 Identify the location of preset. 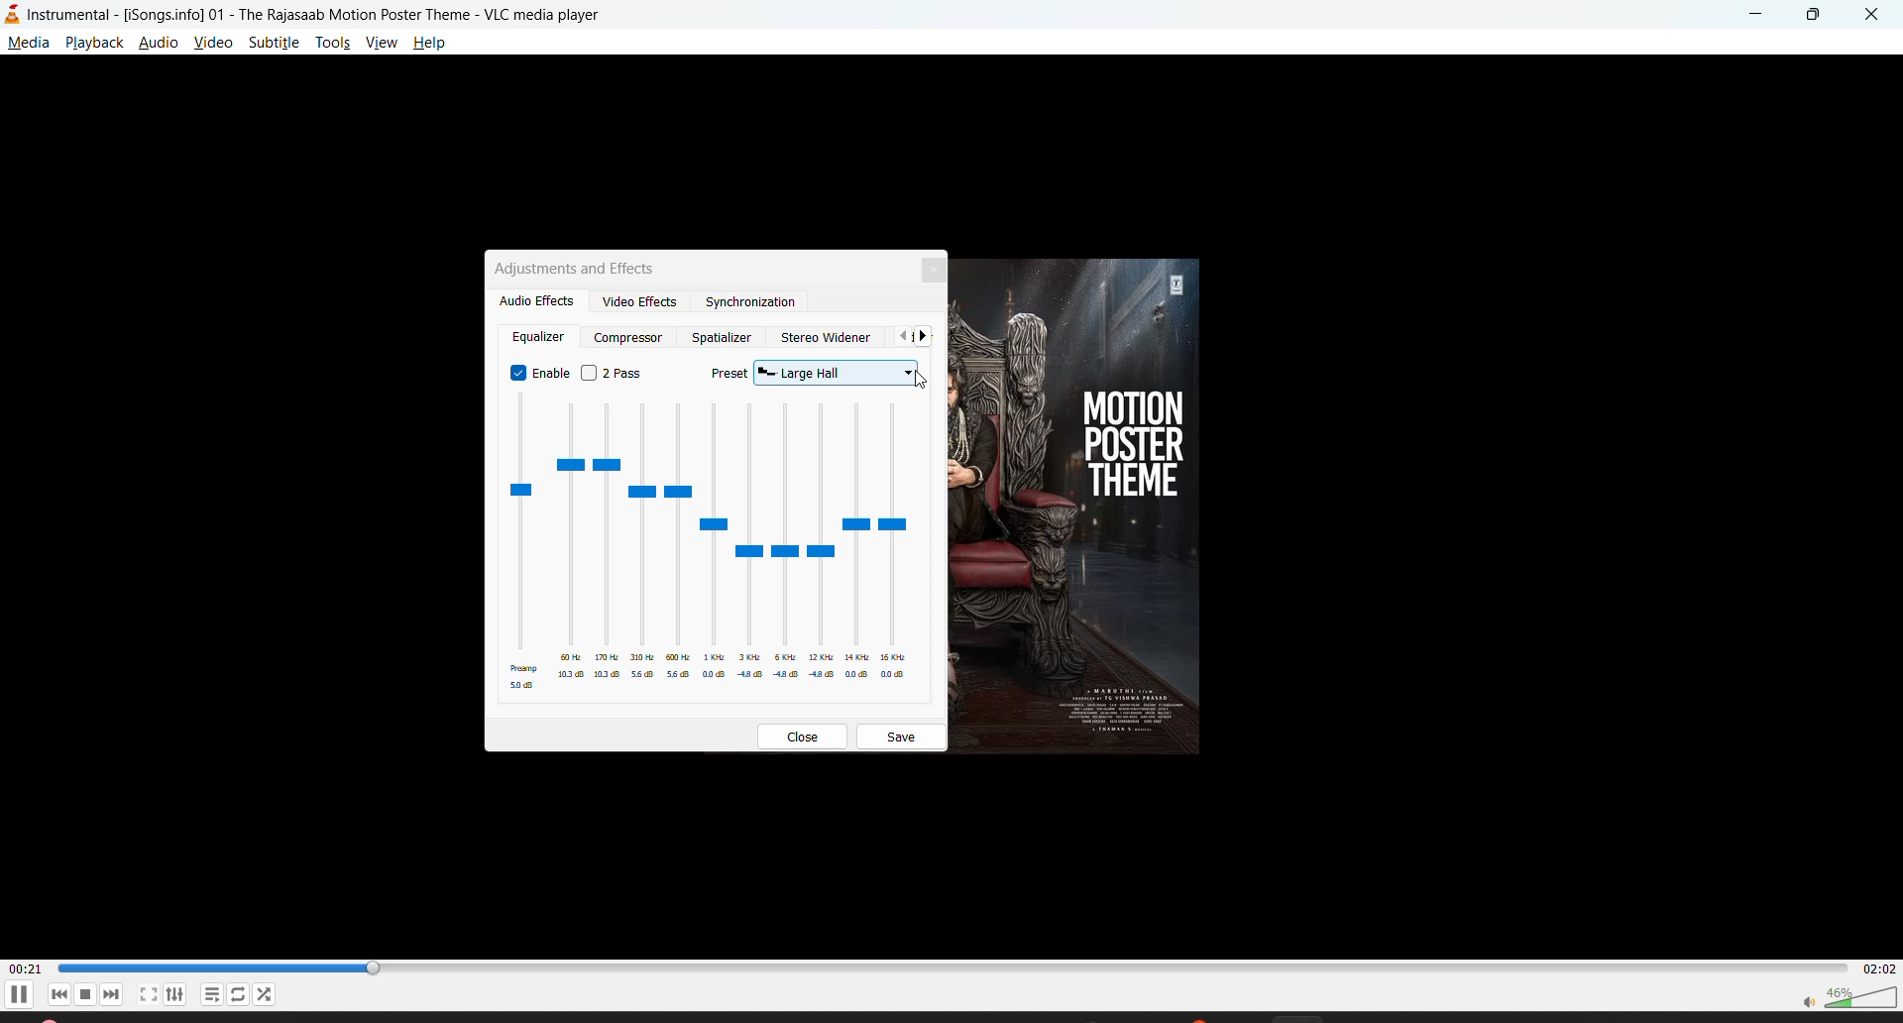
(821, 376).